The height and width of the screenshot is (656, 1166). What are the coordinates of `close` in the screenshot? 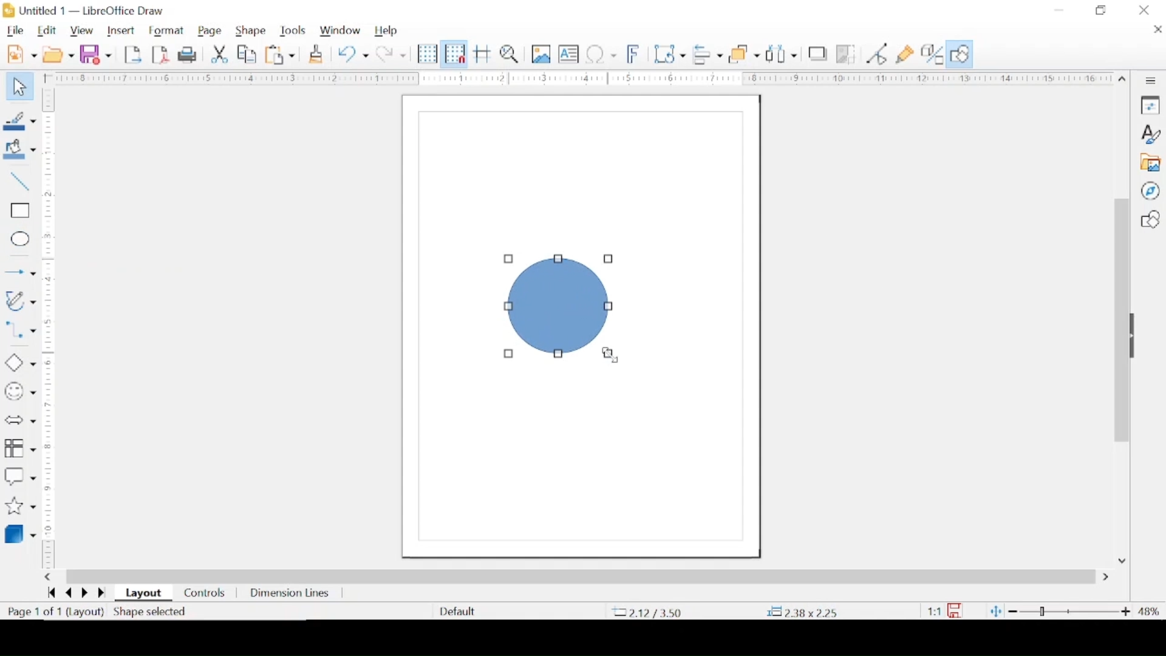 It's located at (1157, 30).